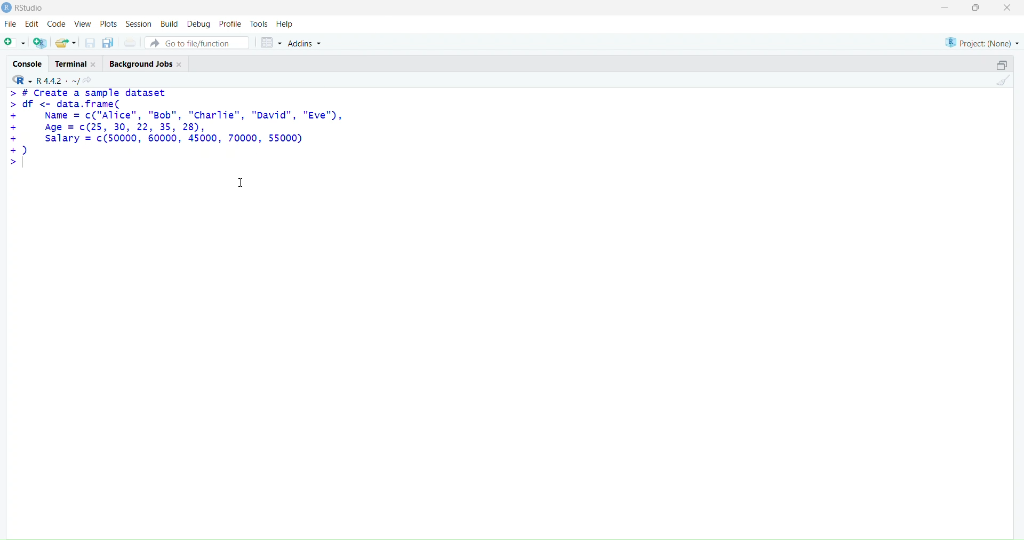 Image resolution: width=1024 pixels, height=540 pixels. I want to click on Rstudio, so click(25, 8).